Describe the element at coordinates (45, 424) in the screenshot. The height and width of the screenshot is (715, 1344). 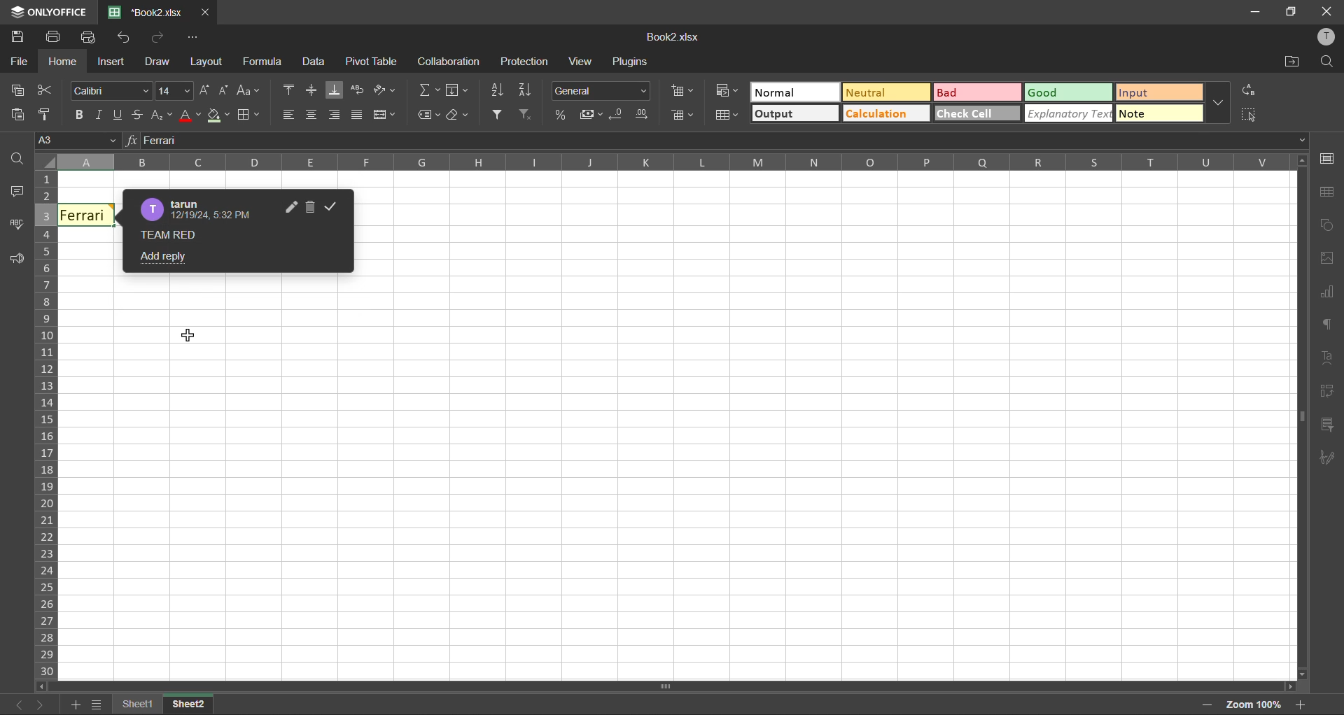
I see `row numbers` at that location.